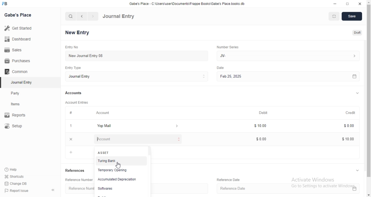 The height and width of the screenshot is (197, 371). I want to click on Reference Number, so click(77, 180).